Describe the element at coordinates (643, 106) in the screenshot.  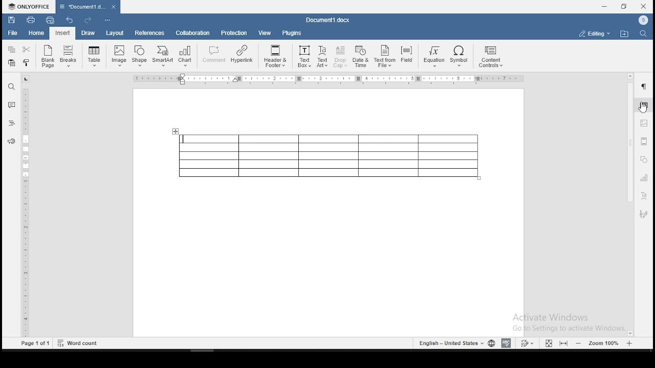
I see `table properties` at that location.